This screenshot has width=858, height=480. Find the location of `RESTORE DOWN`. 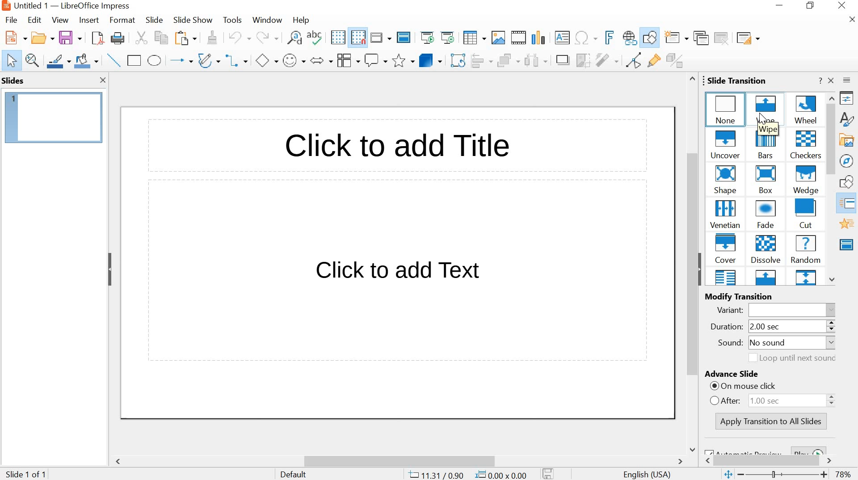

RESTORE DOWN is located at coordinates (811, 5).